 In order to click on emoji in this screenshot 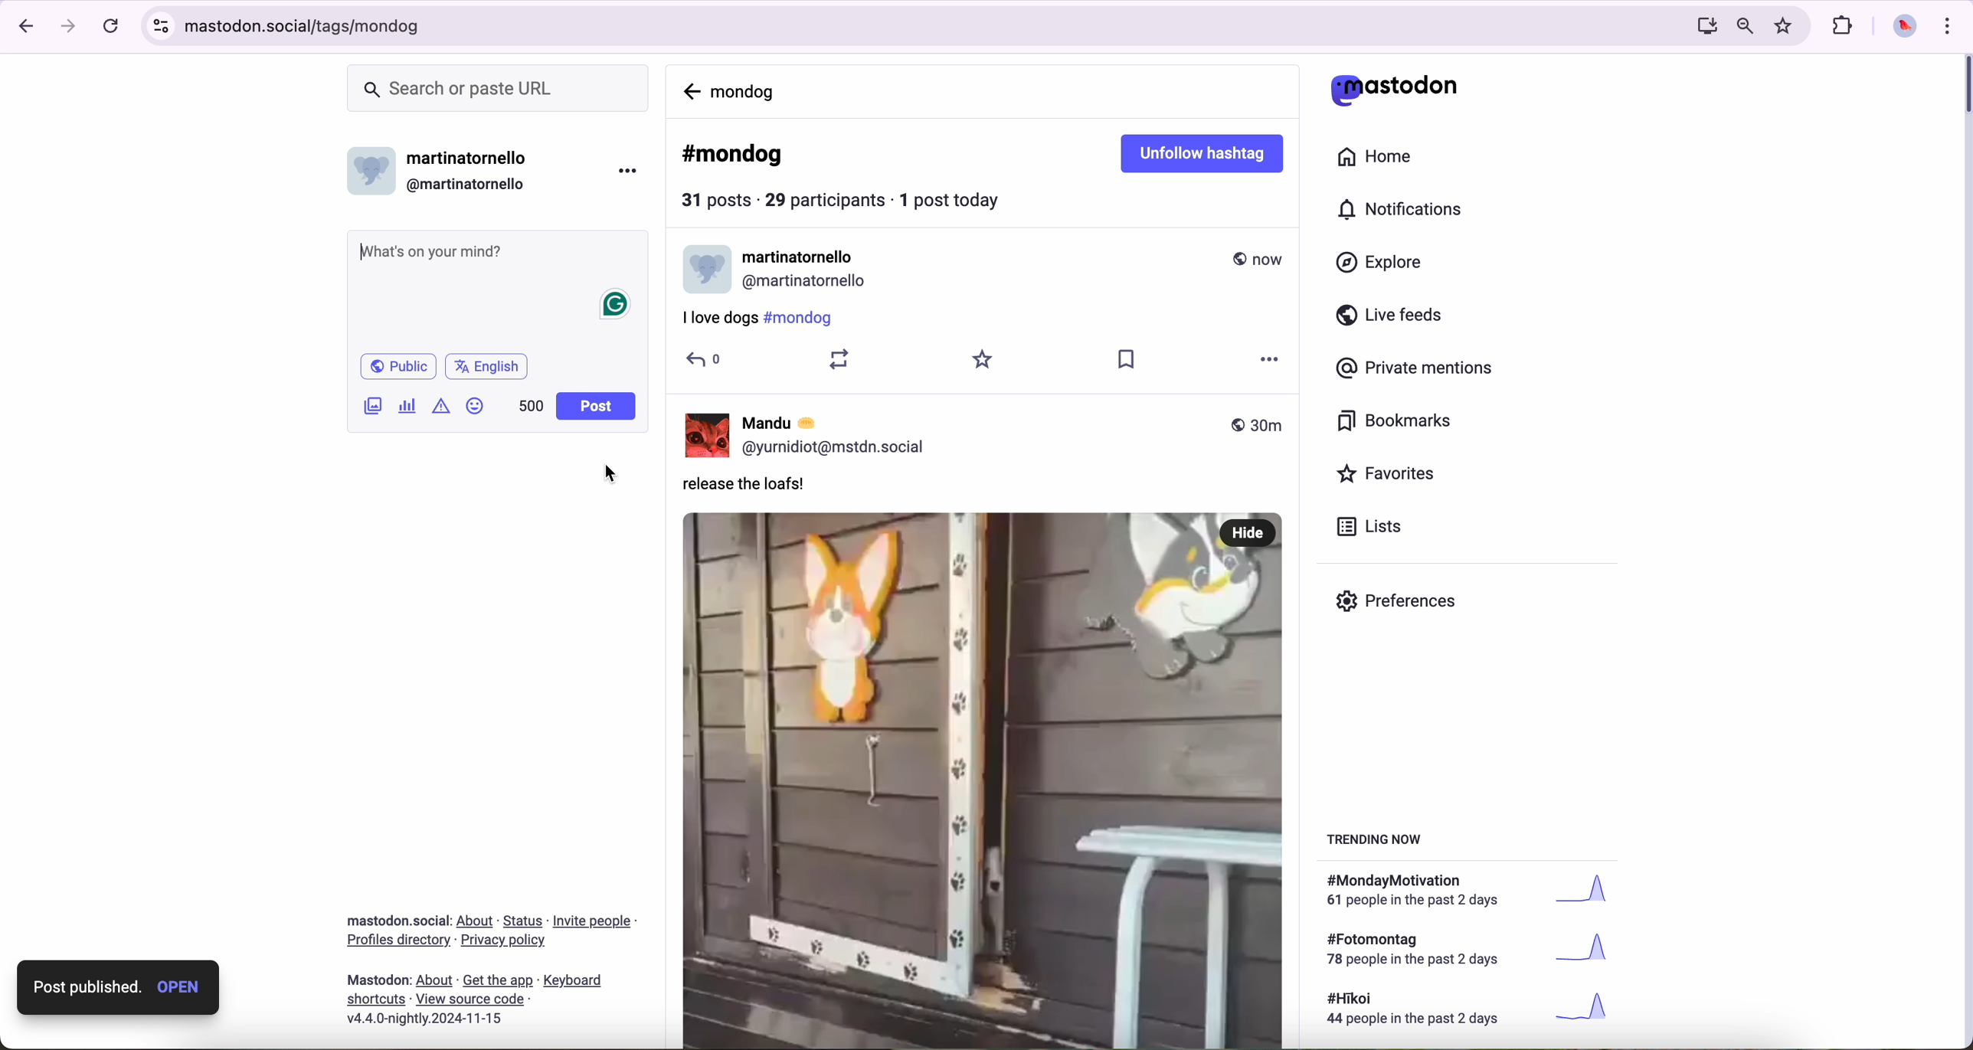, I will do `click(475, 407)`.